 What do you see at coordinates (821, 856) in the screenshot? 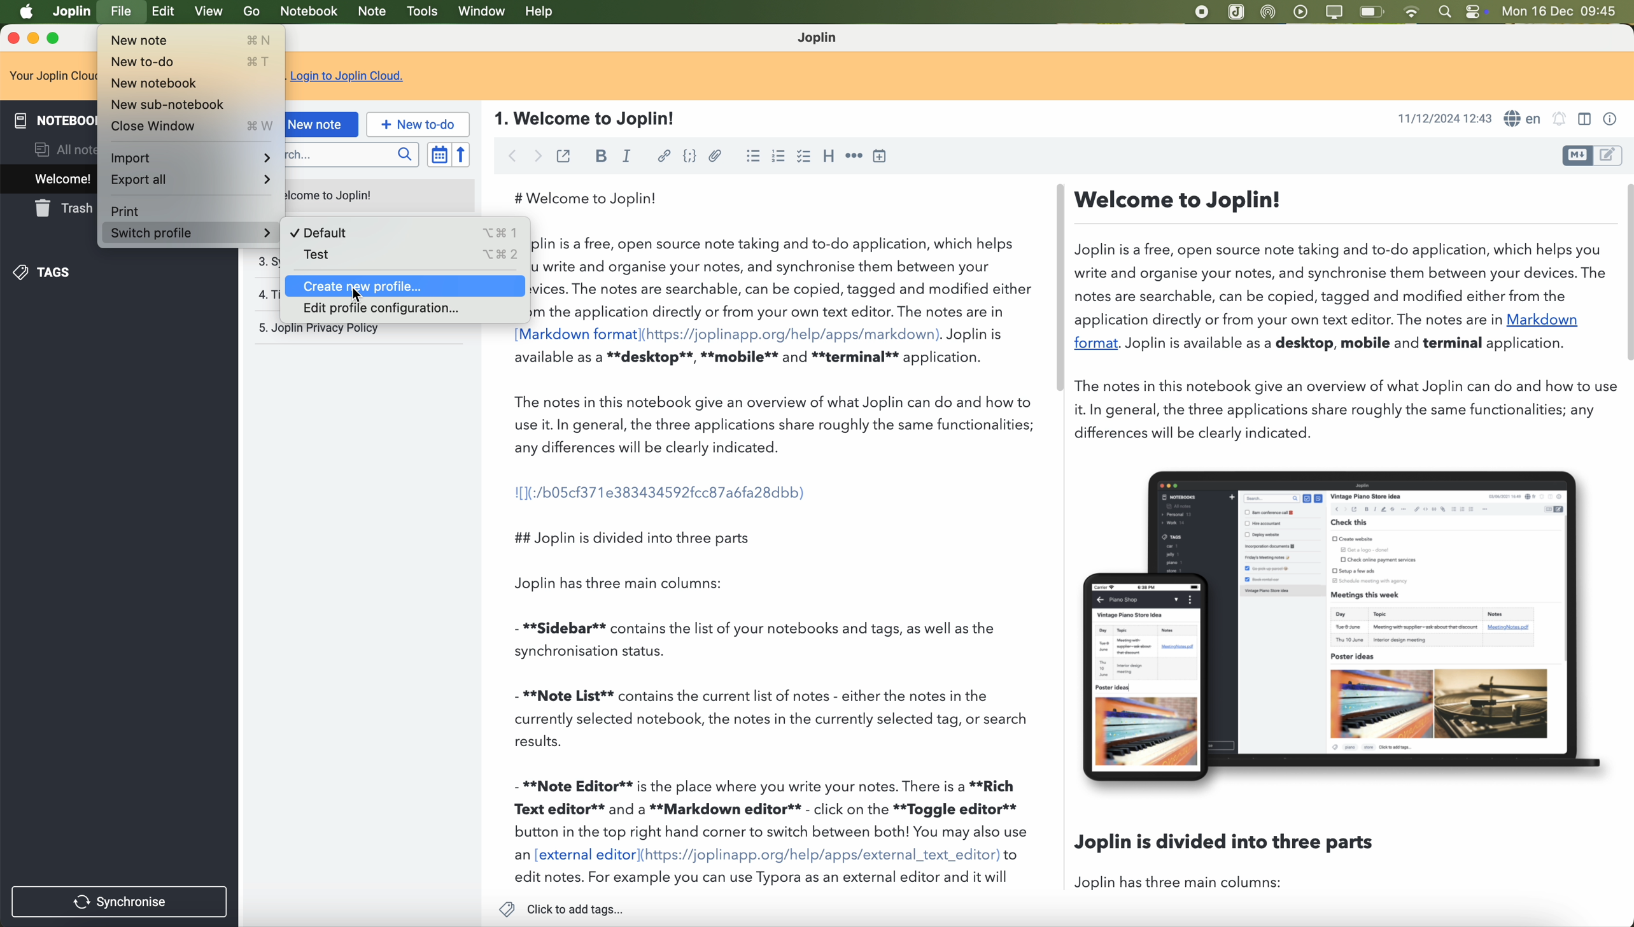
I see `(https://joplinapp.org/help/apps/external_text_editor)` at bounding box center [821, 856].